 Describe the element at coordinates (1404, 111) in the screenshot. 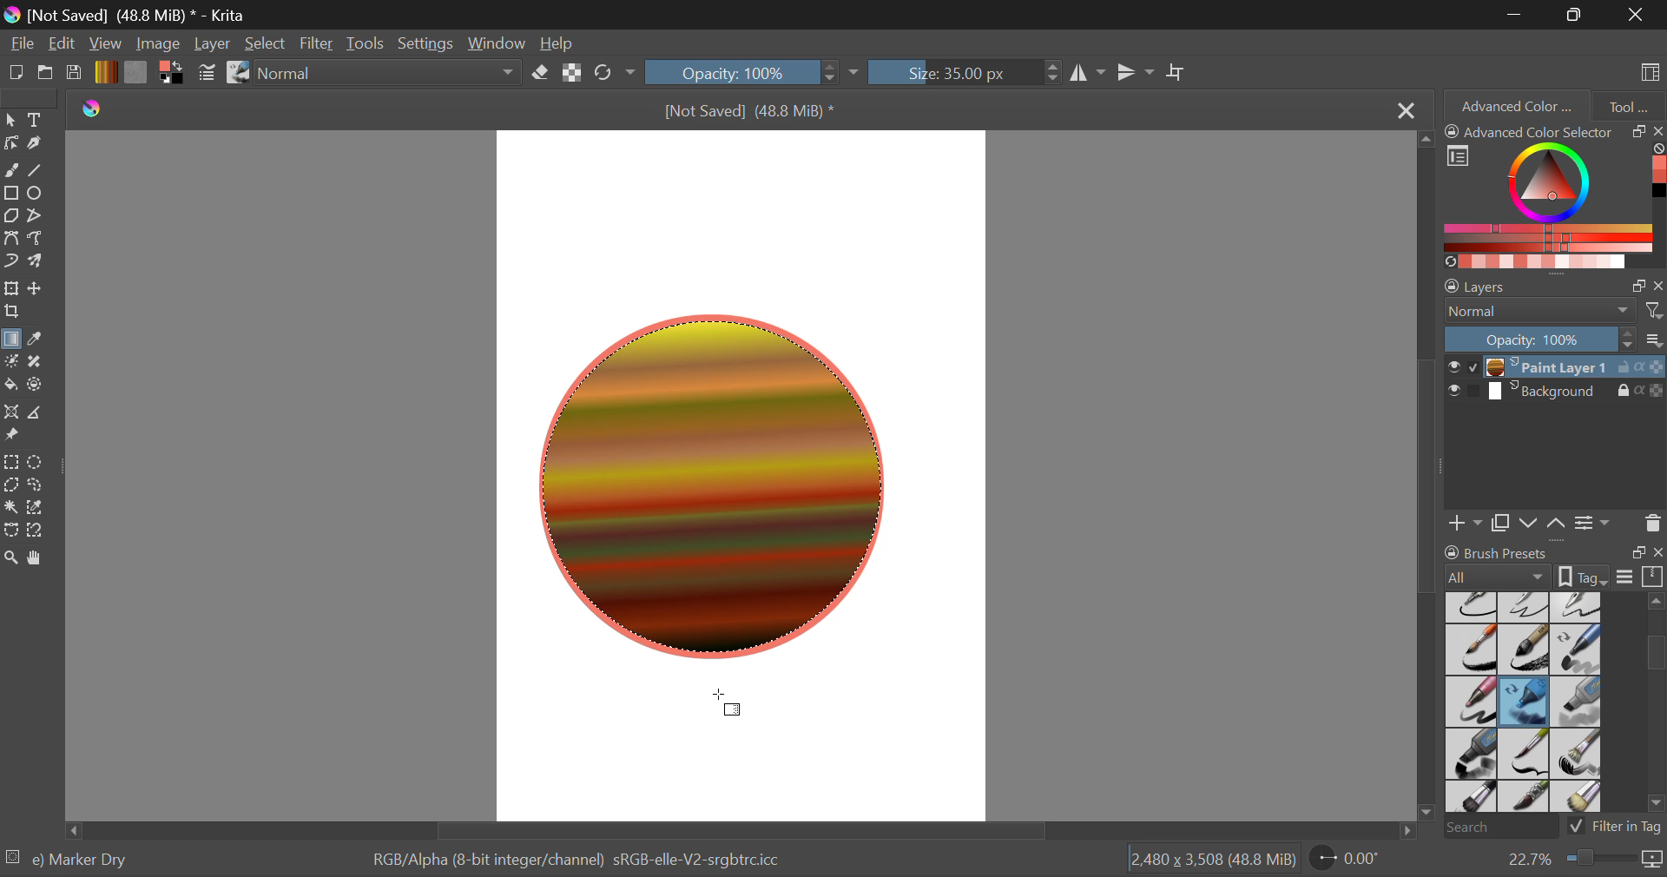

I see `Close` at that location.